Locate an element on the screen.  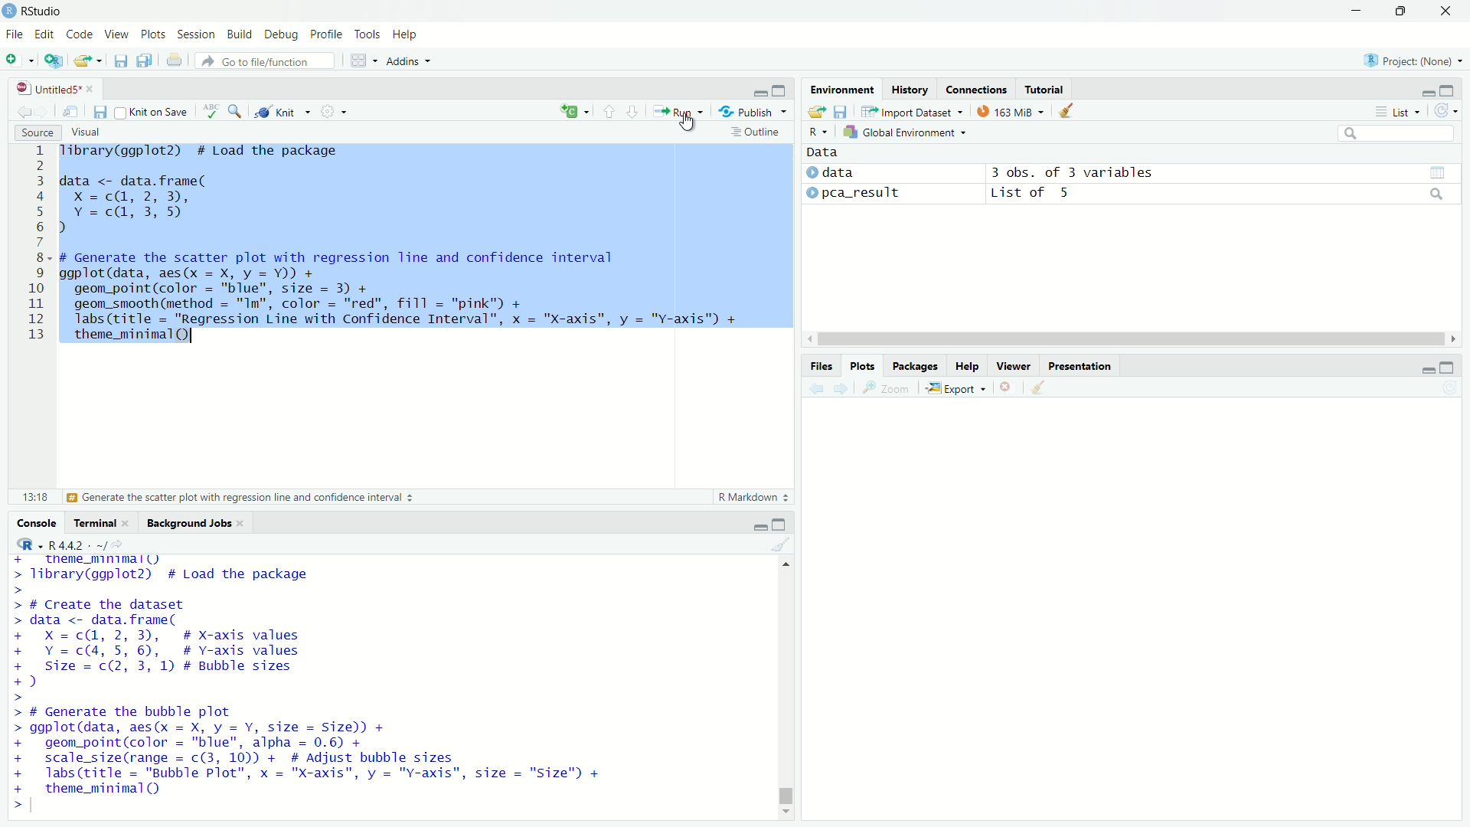
Print the current file is located at coordinates (174, 59).